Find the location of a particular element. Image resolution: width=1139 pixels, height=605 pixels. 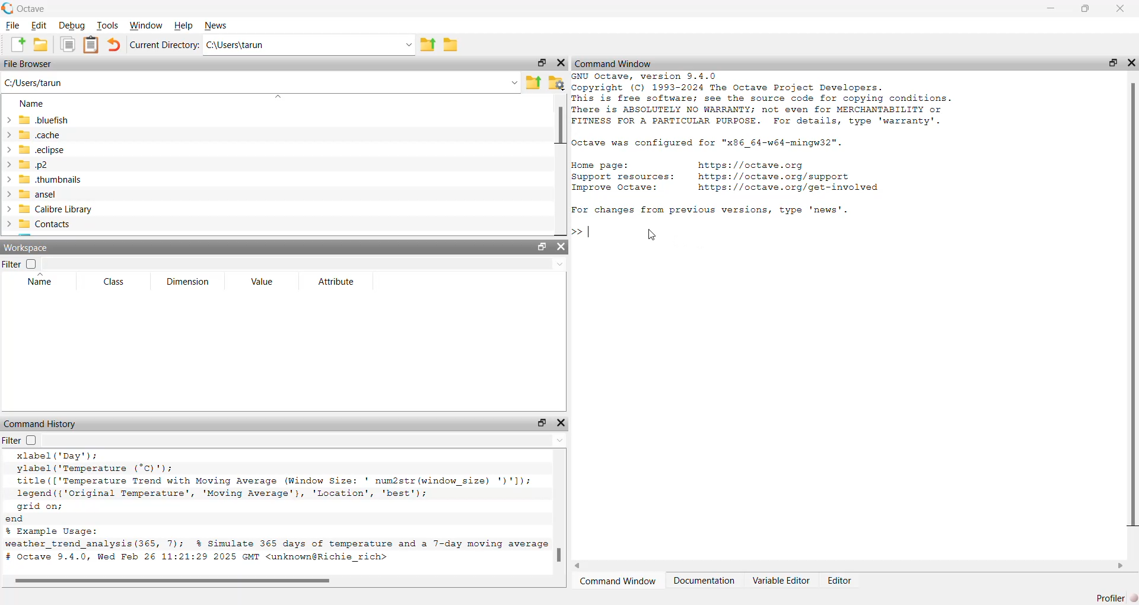

Profiler is located at coordinates (1108, 598).